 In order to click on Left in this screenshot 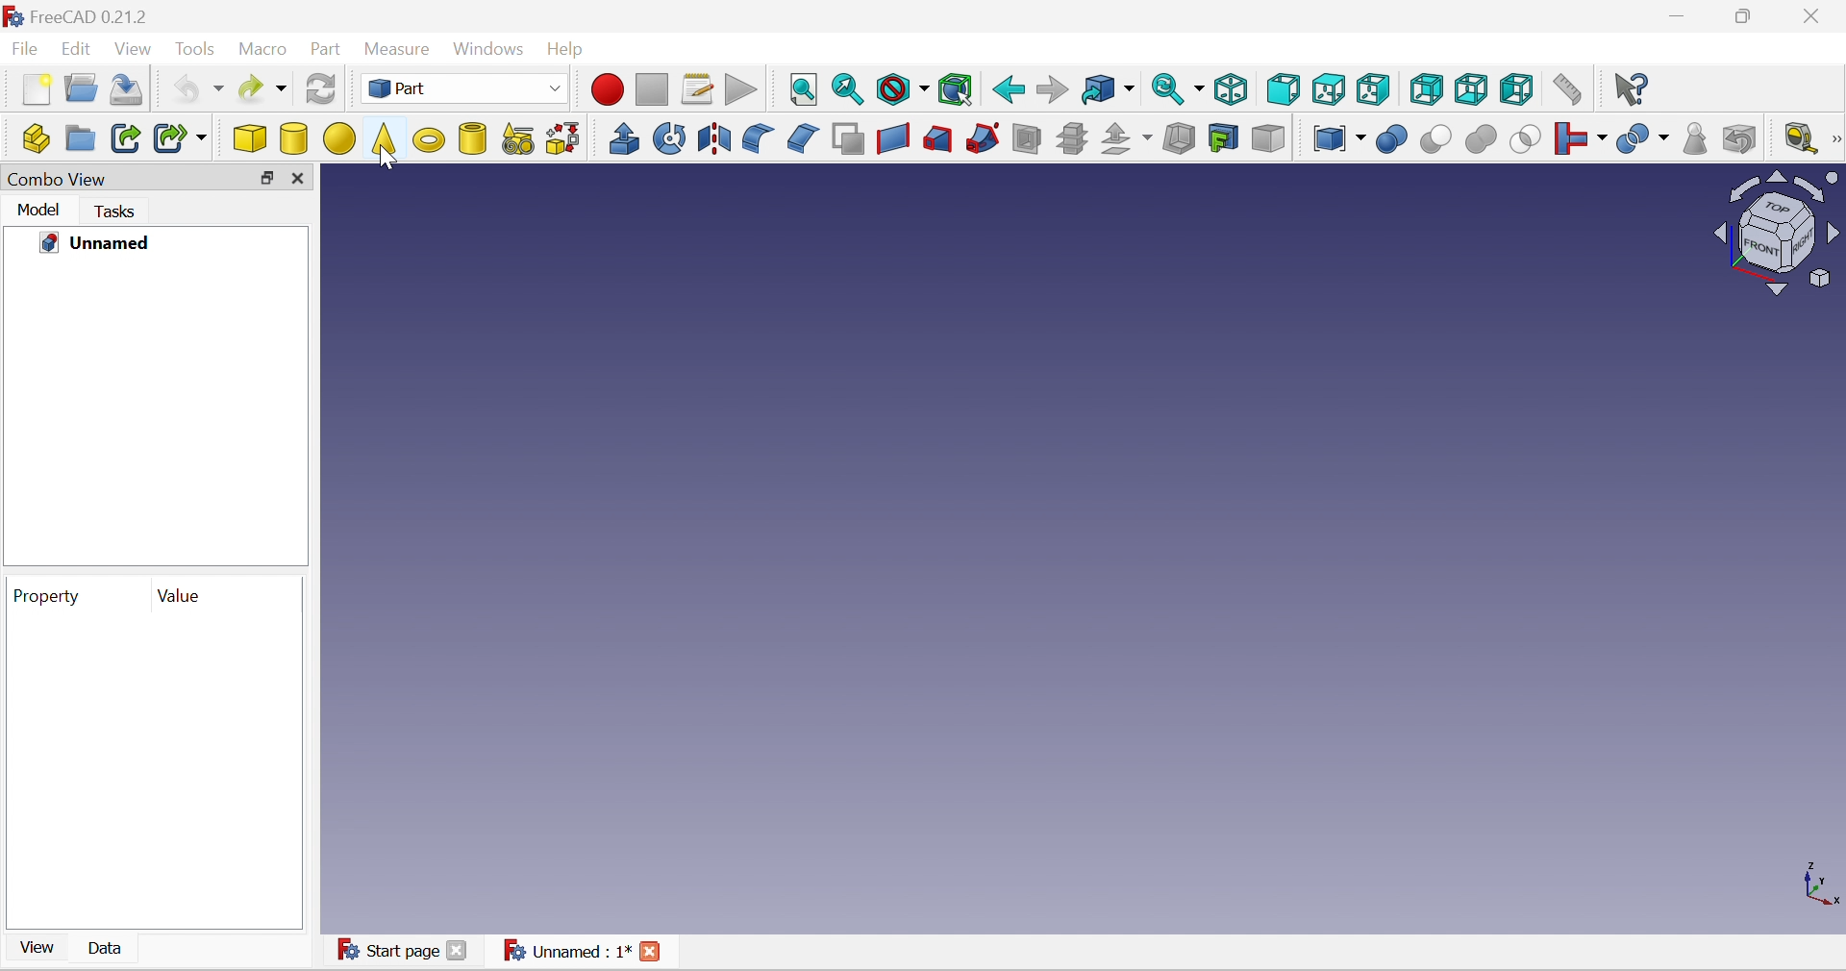, I will do `click(1516, 88)`.